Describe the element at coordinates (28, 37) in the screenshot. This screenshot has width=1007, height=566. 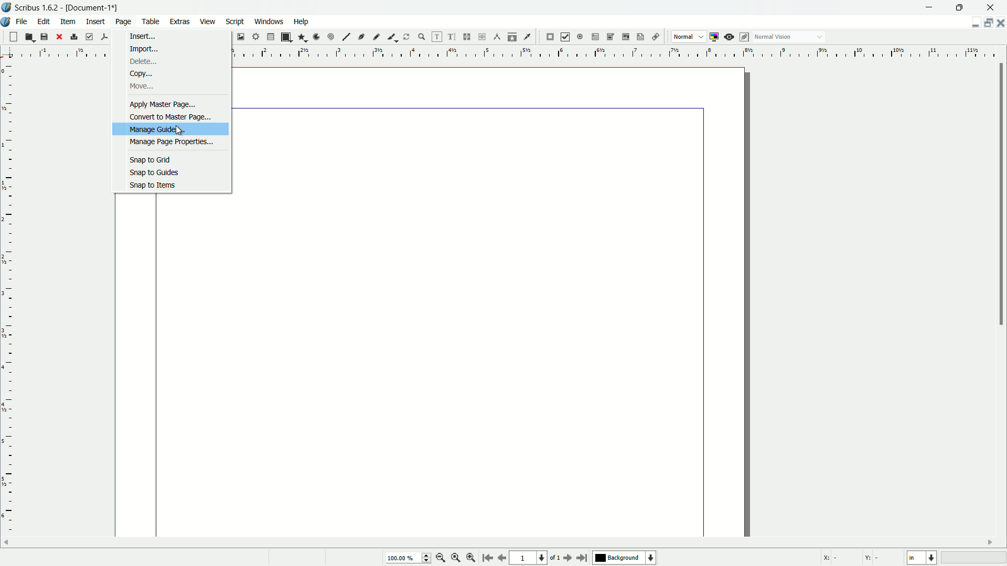
I see `open` at that location.